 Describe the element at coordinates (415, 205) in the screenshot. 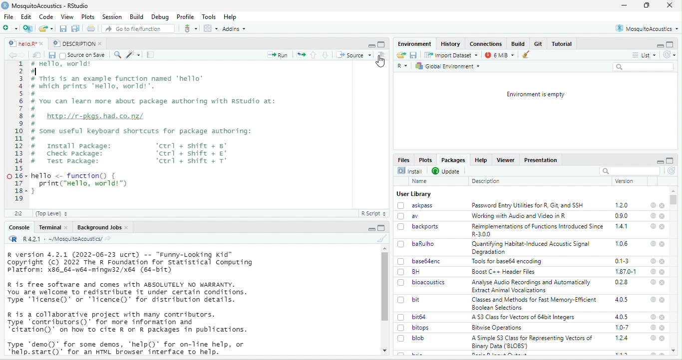

I see `askpass` at that location.